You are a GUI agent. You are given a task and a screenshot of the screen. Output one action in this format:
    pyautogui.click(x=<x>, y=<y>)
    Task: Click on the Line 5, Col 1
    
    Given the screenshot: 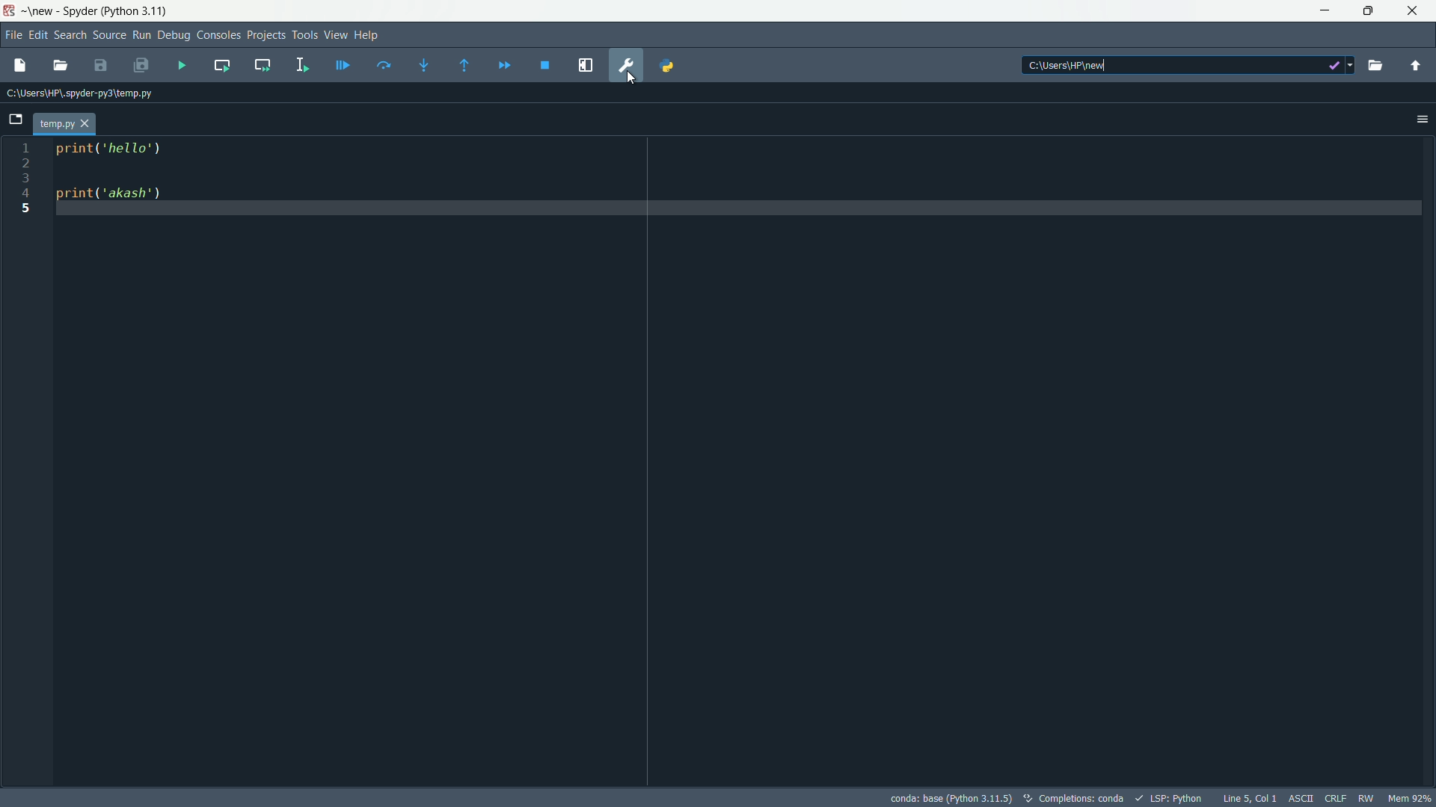 What is the action you would take?
    pyautogui.click(x=1253, y=798)
    